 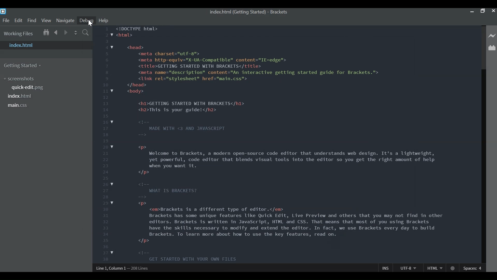 I want to click on minimize, so click(x=472, y=12).